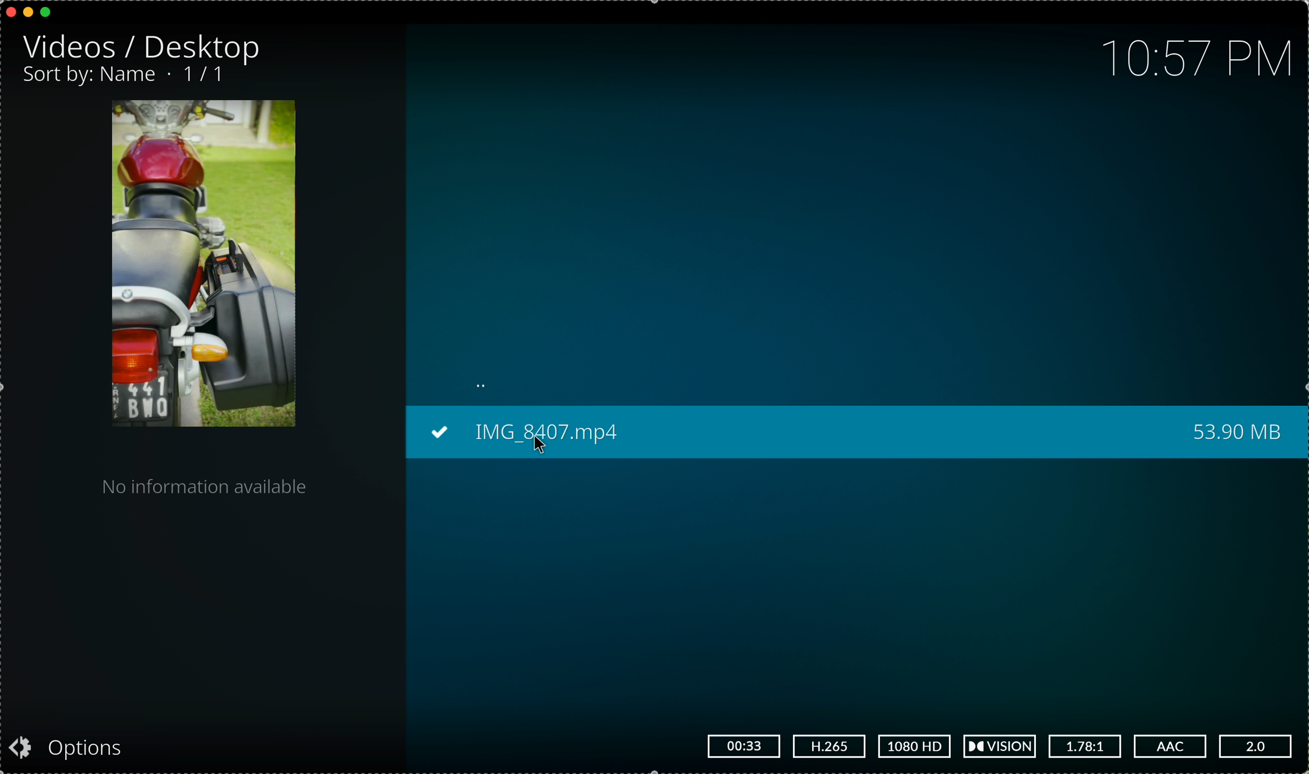 The width and height of the screenshot is (1309, 774). What do you see at coordinates (124, 77) in the screenshot?
I see `Sort by:Name . 1/1` at bounding box center [124, 77].